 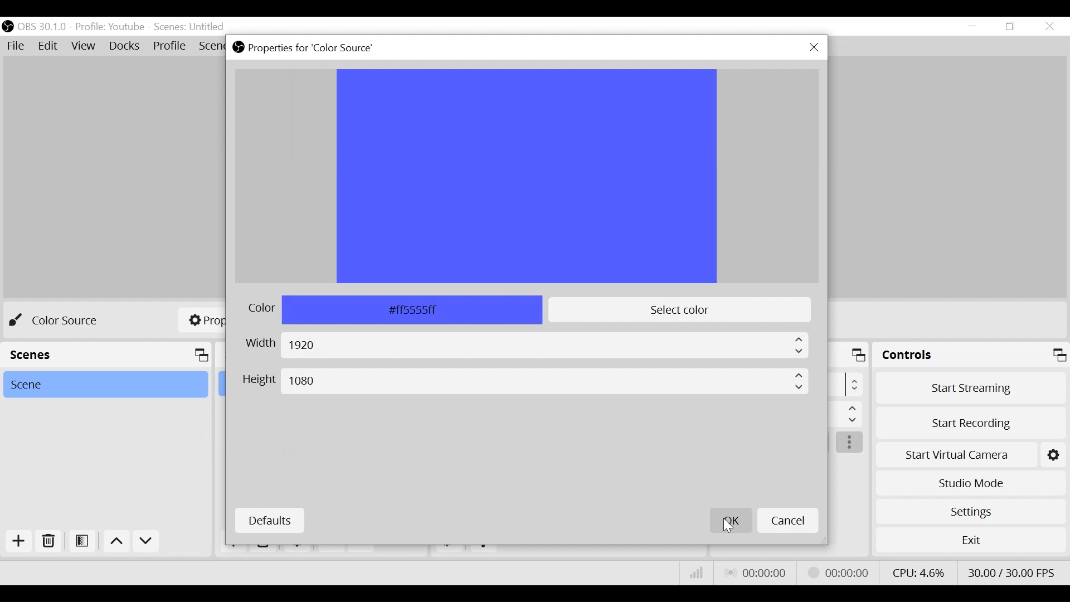 What do you see at coordinates (786, 521) in the screenshot?
I see `Cancel` at bounding box center [786, 521].